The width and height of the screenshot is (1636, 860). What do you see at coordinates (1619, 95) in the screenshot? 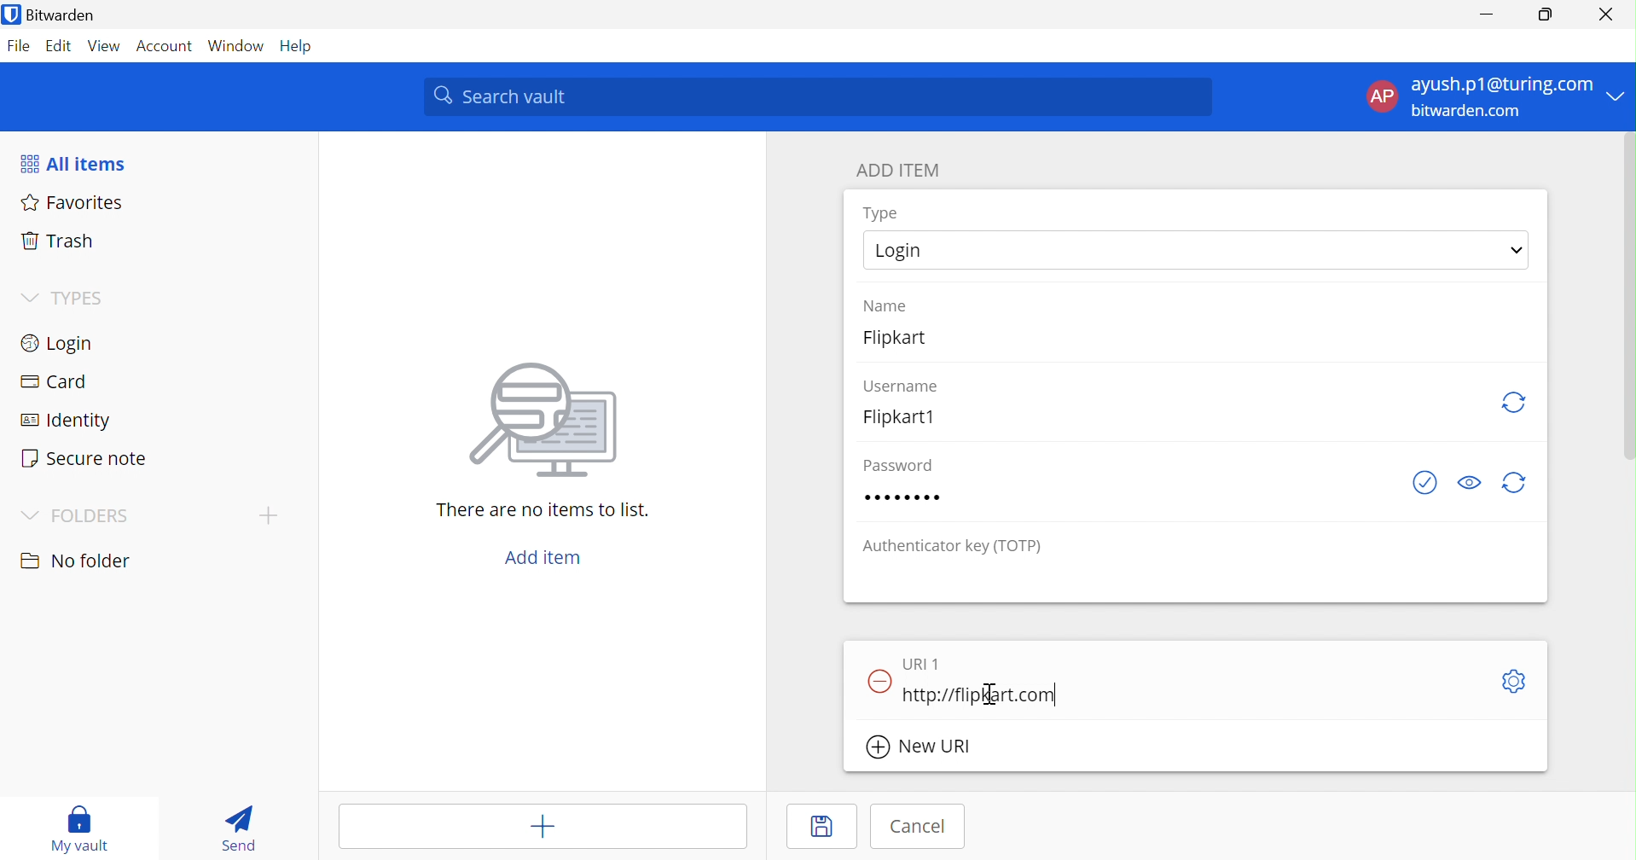
I see `Drop Down` at bounding box center [1619, 95].